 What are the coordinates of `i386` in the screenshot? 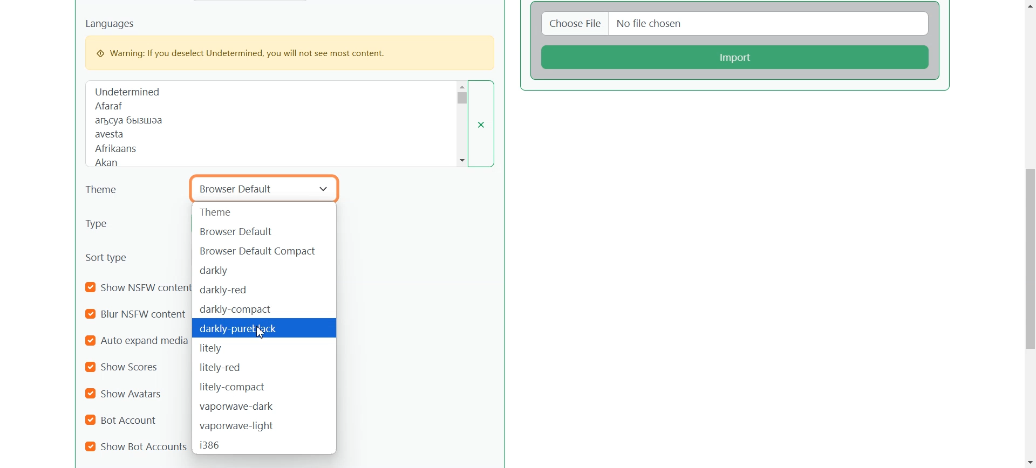 It's located at (265, 446).